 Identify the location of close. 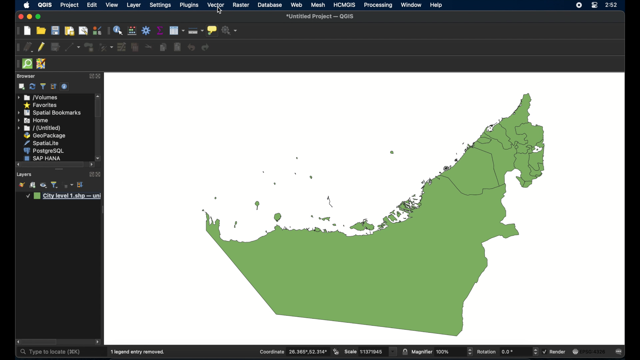
(99, 174).